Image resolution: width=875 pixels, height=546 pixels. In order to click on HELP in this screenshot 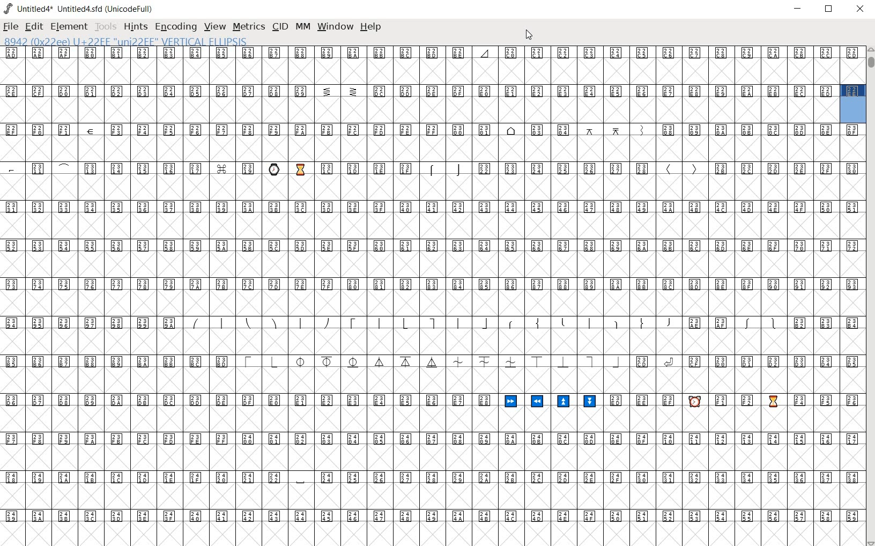, I will do `click(370, 27)`.